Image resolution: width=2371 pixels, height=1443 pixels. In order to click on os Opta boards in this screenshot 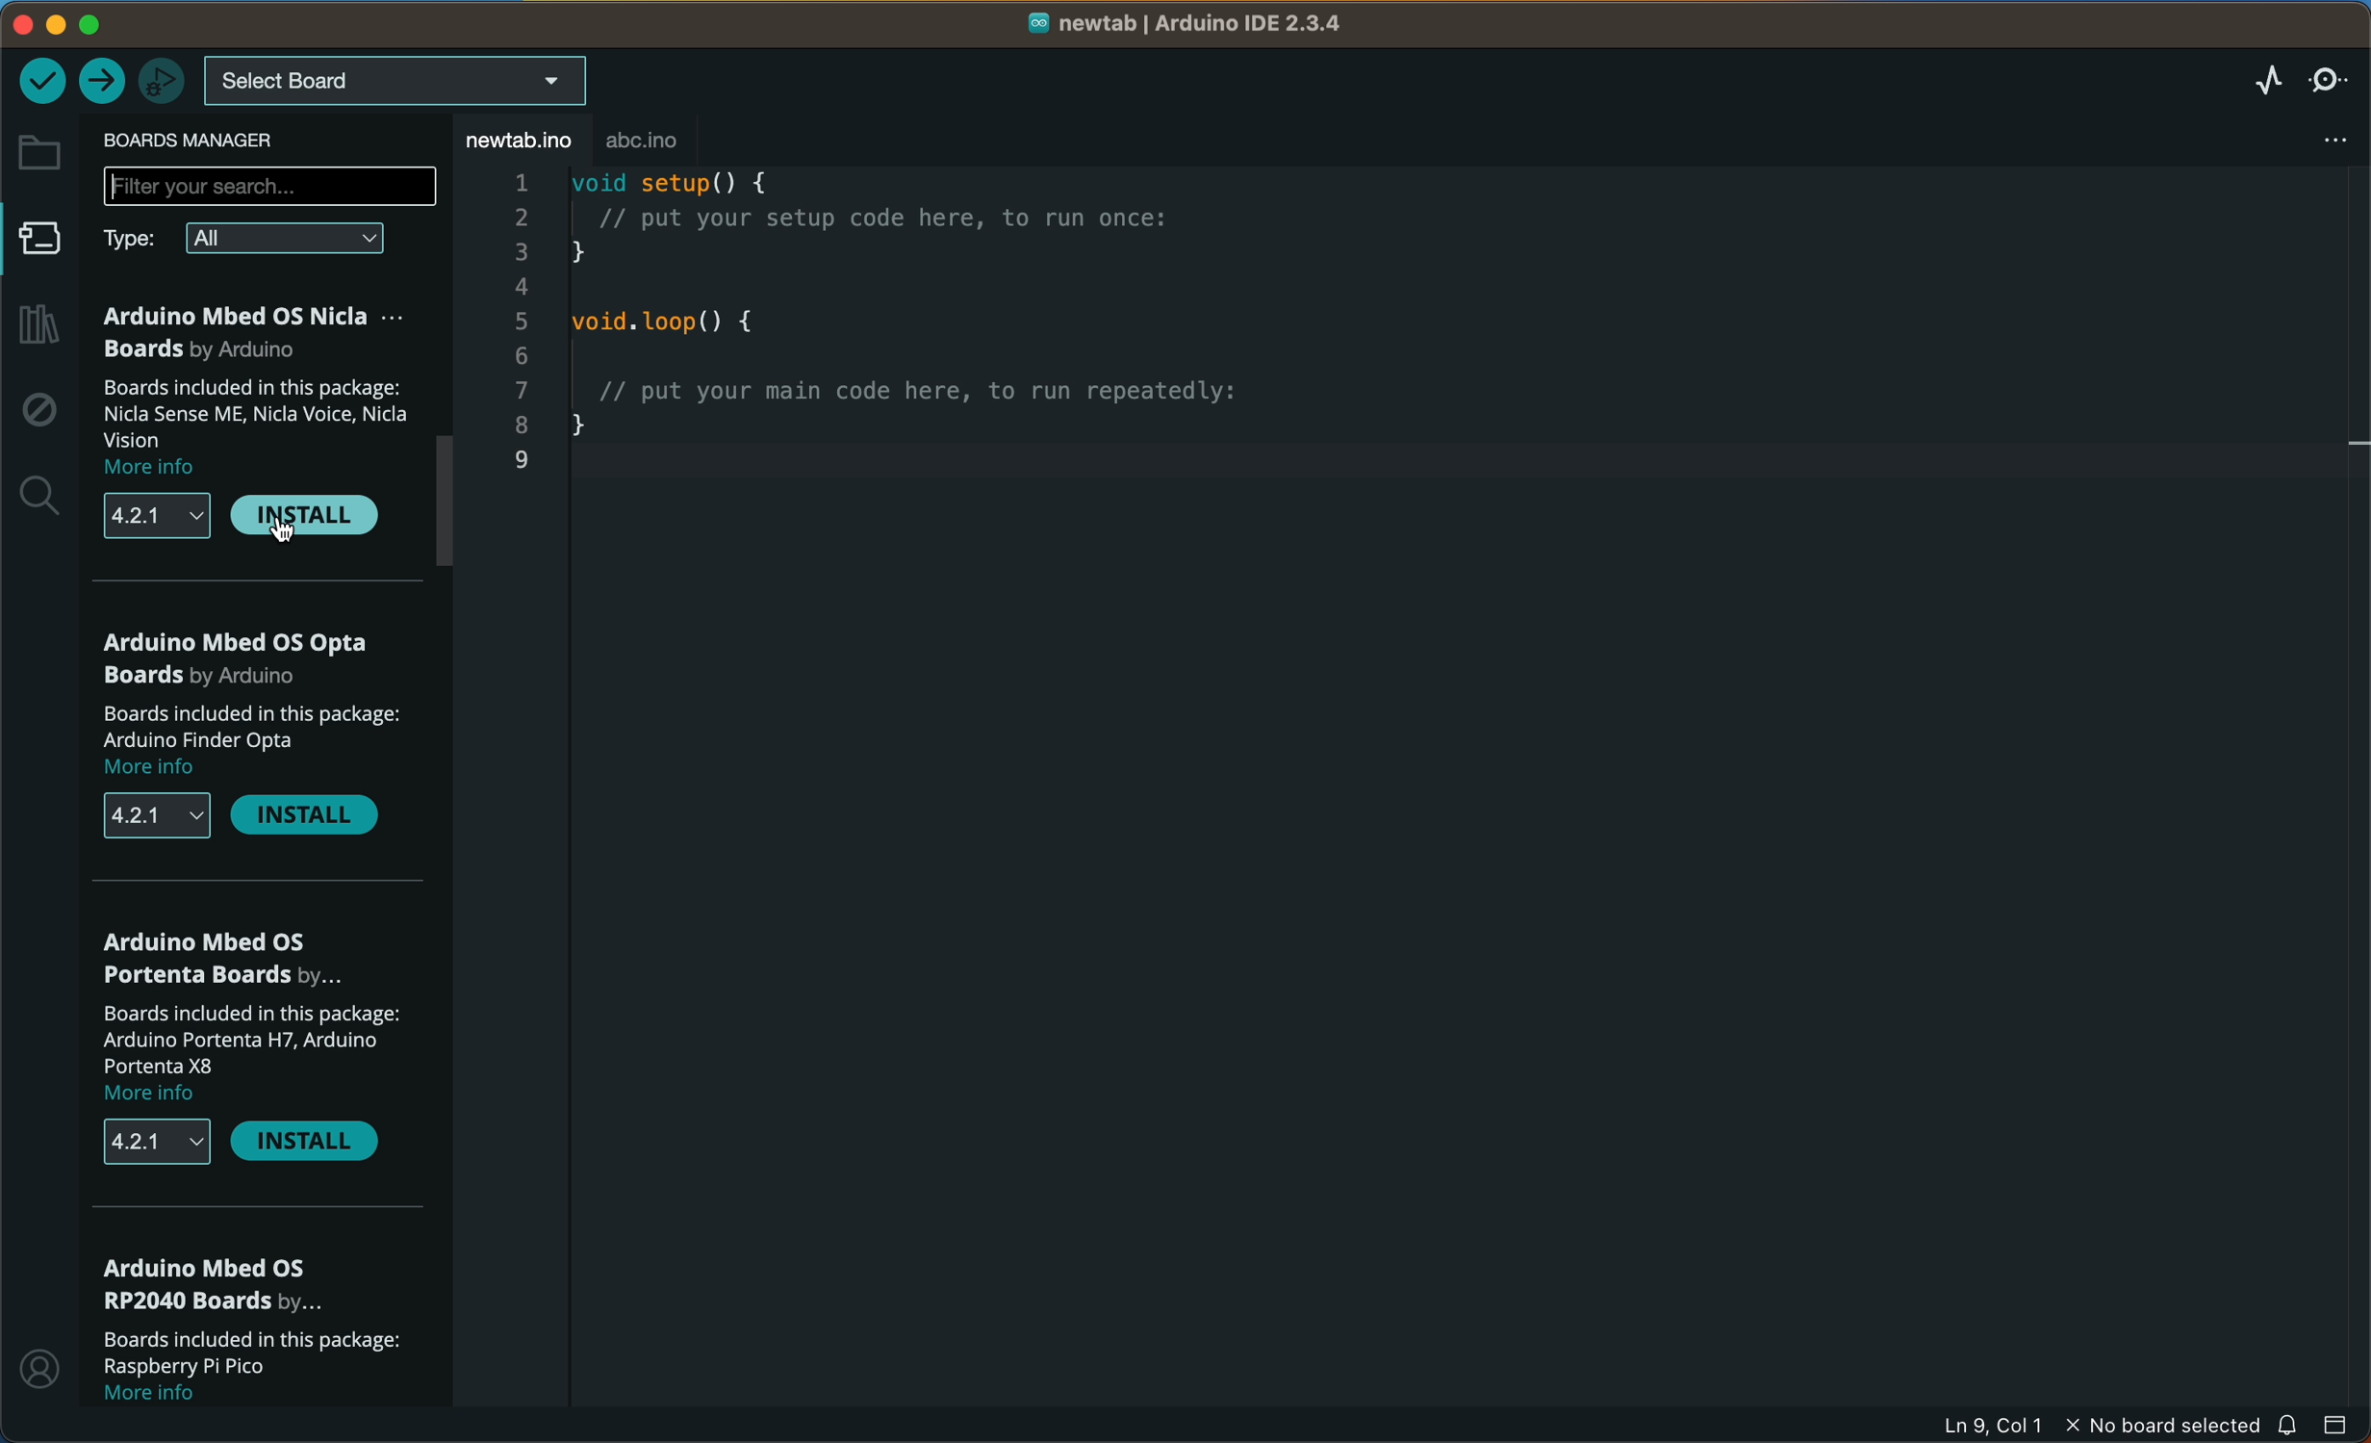, I will do `click(239, 658)`.